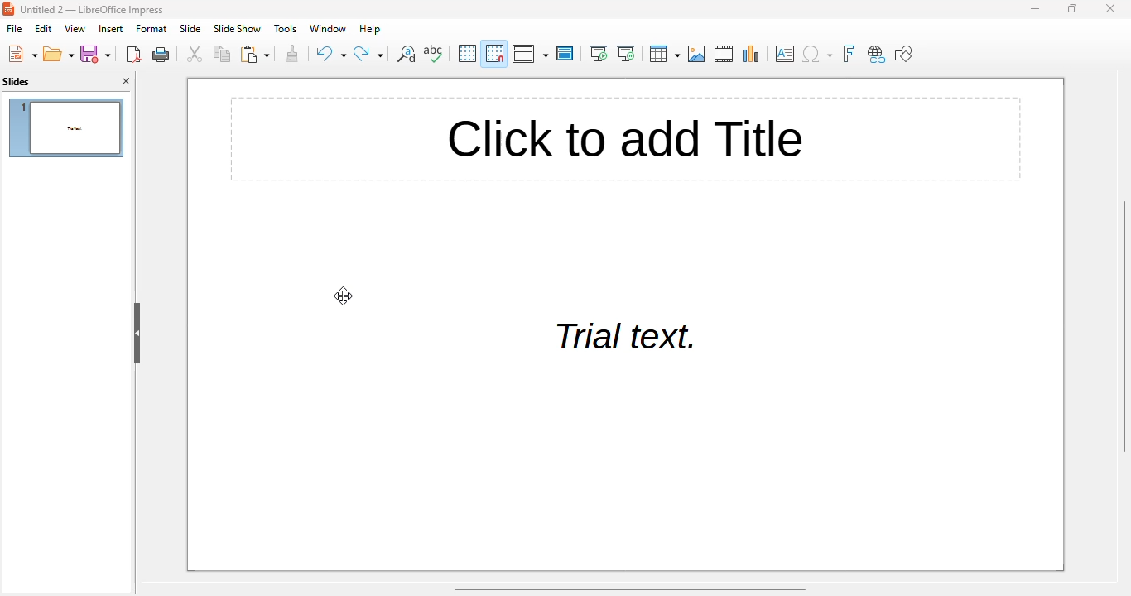 This screenshot has width=1131, height=596. What do you see at coordinates (1124, 324) in the screenshot?
I see `vertical scroll bar` at bounding box center [1124, 324].